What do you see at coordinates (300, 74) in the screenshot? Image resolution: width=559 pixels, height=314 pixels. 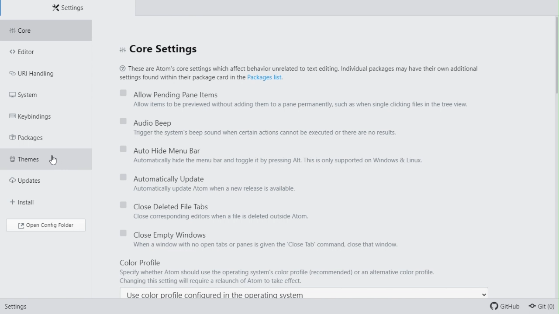 I see `Text` at bounding box center [300, 74].